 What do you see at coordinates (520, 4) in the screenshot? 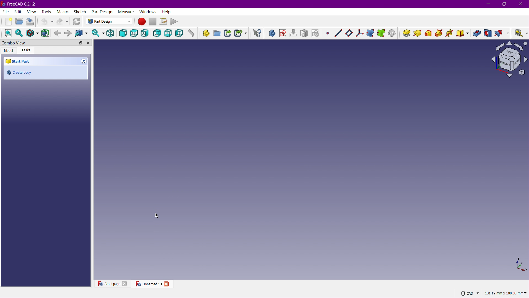
I see `Close` at bounding box center [520, 4].